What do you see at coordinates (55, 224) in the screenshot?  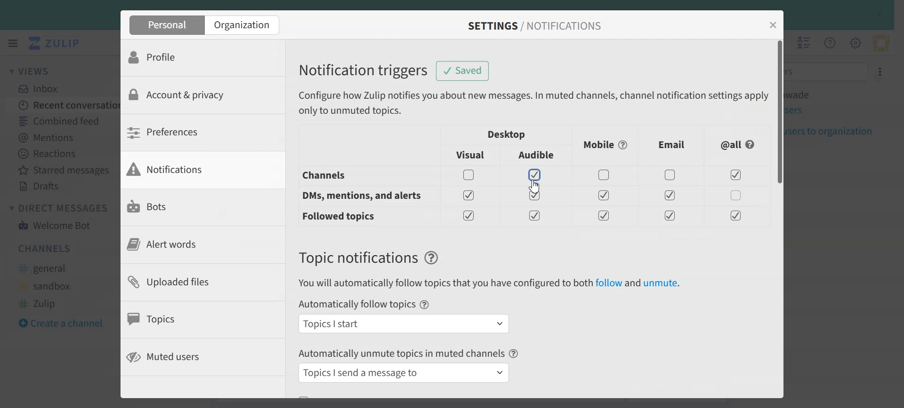 I see `Welcome Bot` at bounding box center [55, 224].